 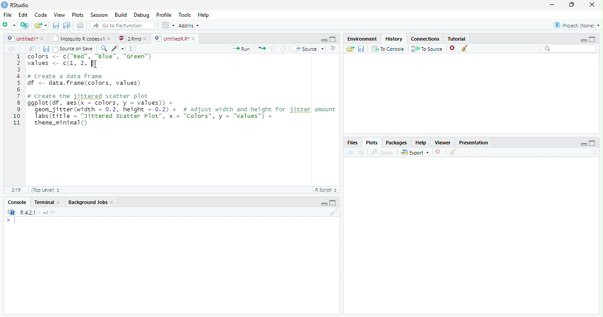 What do you see at coordinates (45, 190) in the screenshot?
I see `(Top Level)` at bounding box center [45, 190].